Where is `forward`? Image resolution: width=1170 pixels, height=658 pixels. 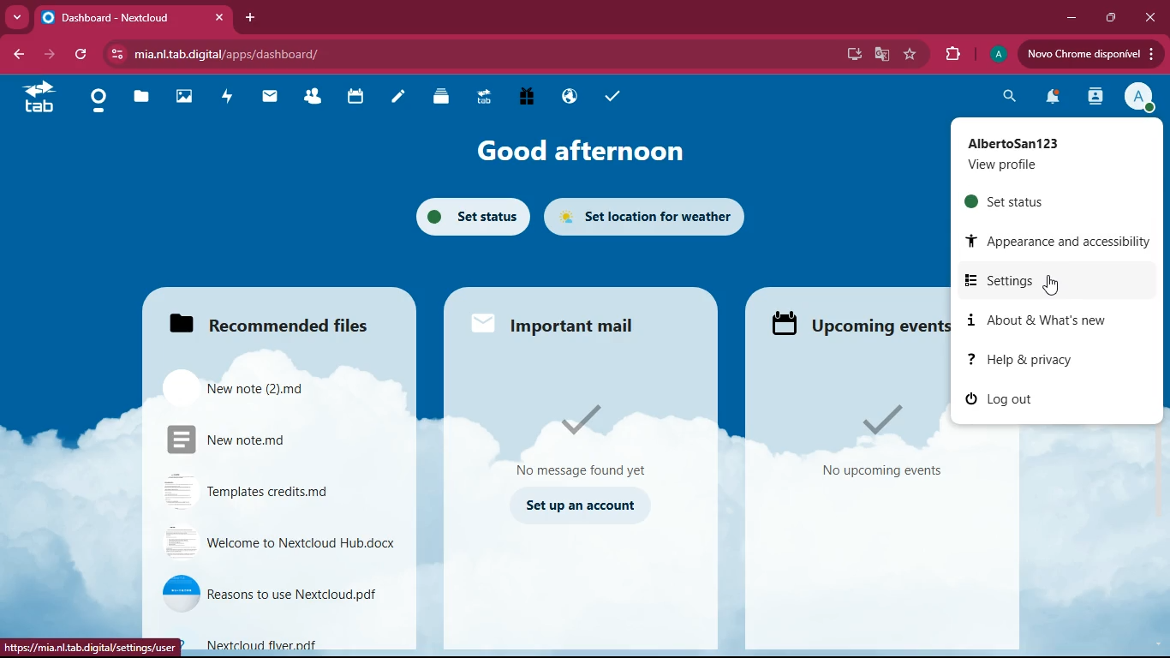 forward is located at coordinates (47, 56).